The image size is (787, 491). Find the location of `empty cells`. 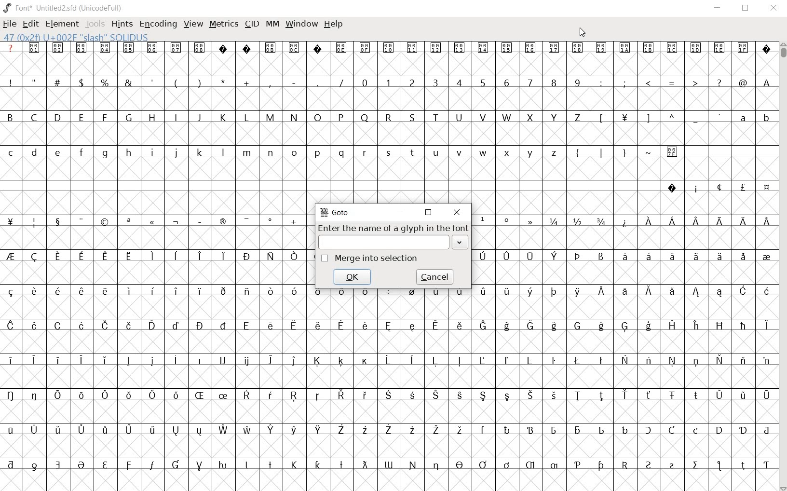

empty cells is located at coordinates (387, 411).